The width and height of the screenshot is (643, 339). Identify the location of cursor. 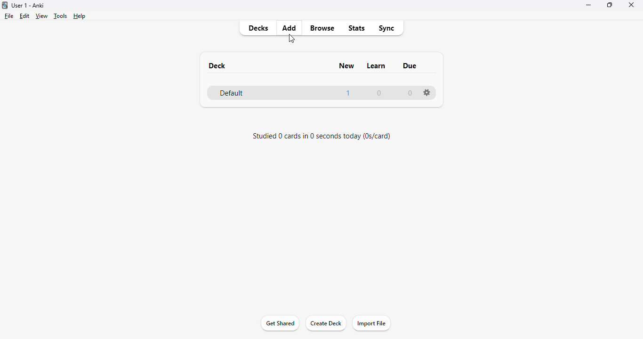
(291, 39).